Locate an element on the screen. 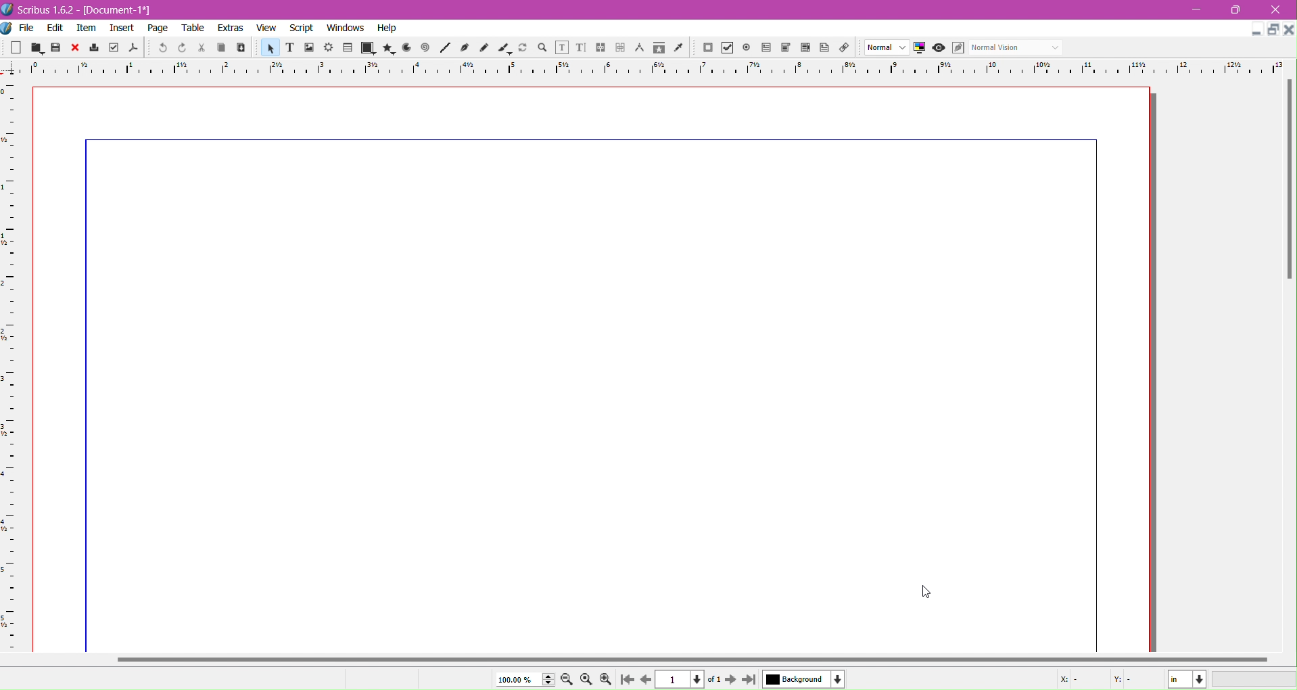 This screenshot has height=690, width=1297. preflight highlighter is located at coordinates (114, 48).